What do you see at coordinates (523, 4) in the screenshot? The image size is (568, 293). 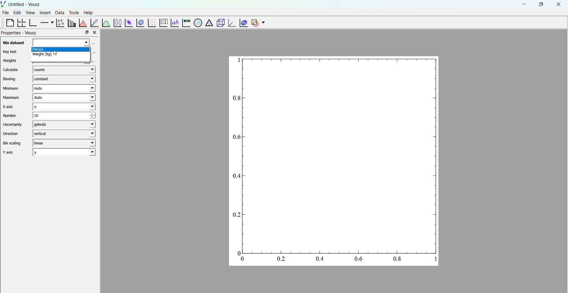 I see `minimize` at bounding box center [523, 4].